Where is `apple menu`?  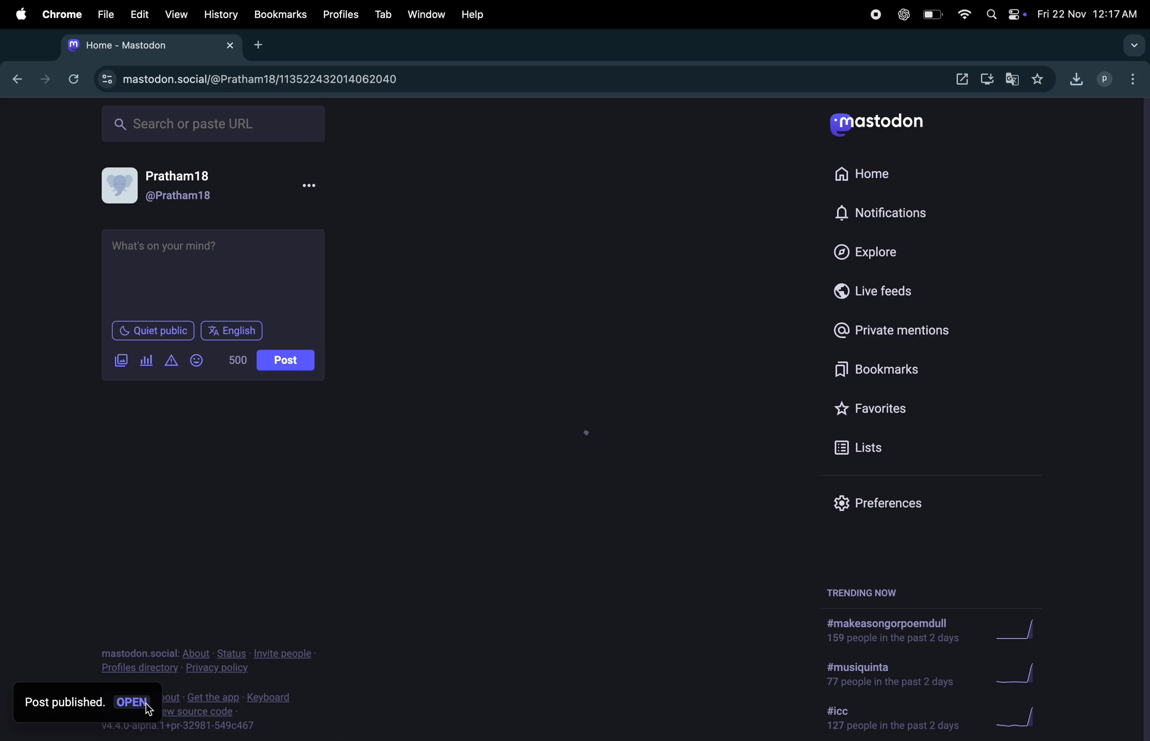
apple menu is located at coordinates (21, 13).